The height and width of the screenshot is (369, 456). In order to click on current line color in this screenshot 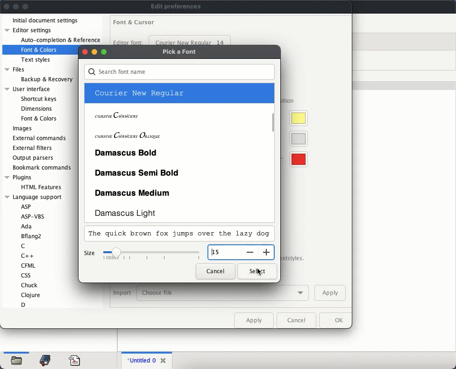, I will do `click(297, 139)`.